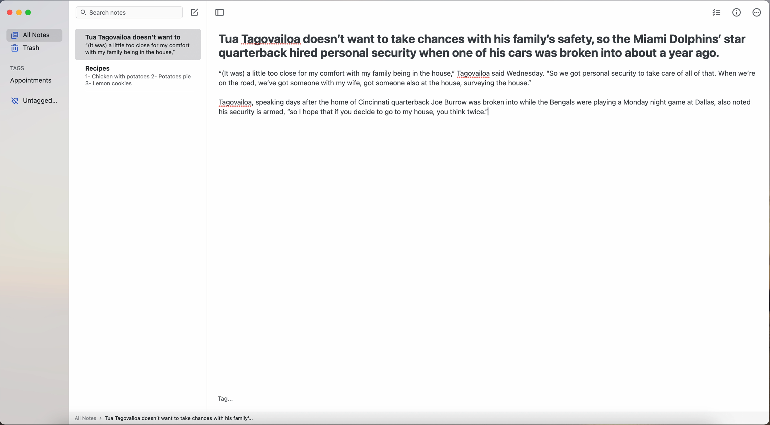  Describe the element at coordinates (129, 13) in the screenshot. I see `search bar` at that location.